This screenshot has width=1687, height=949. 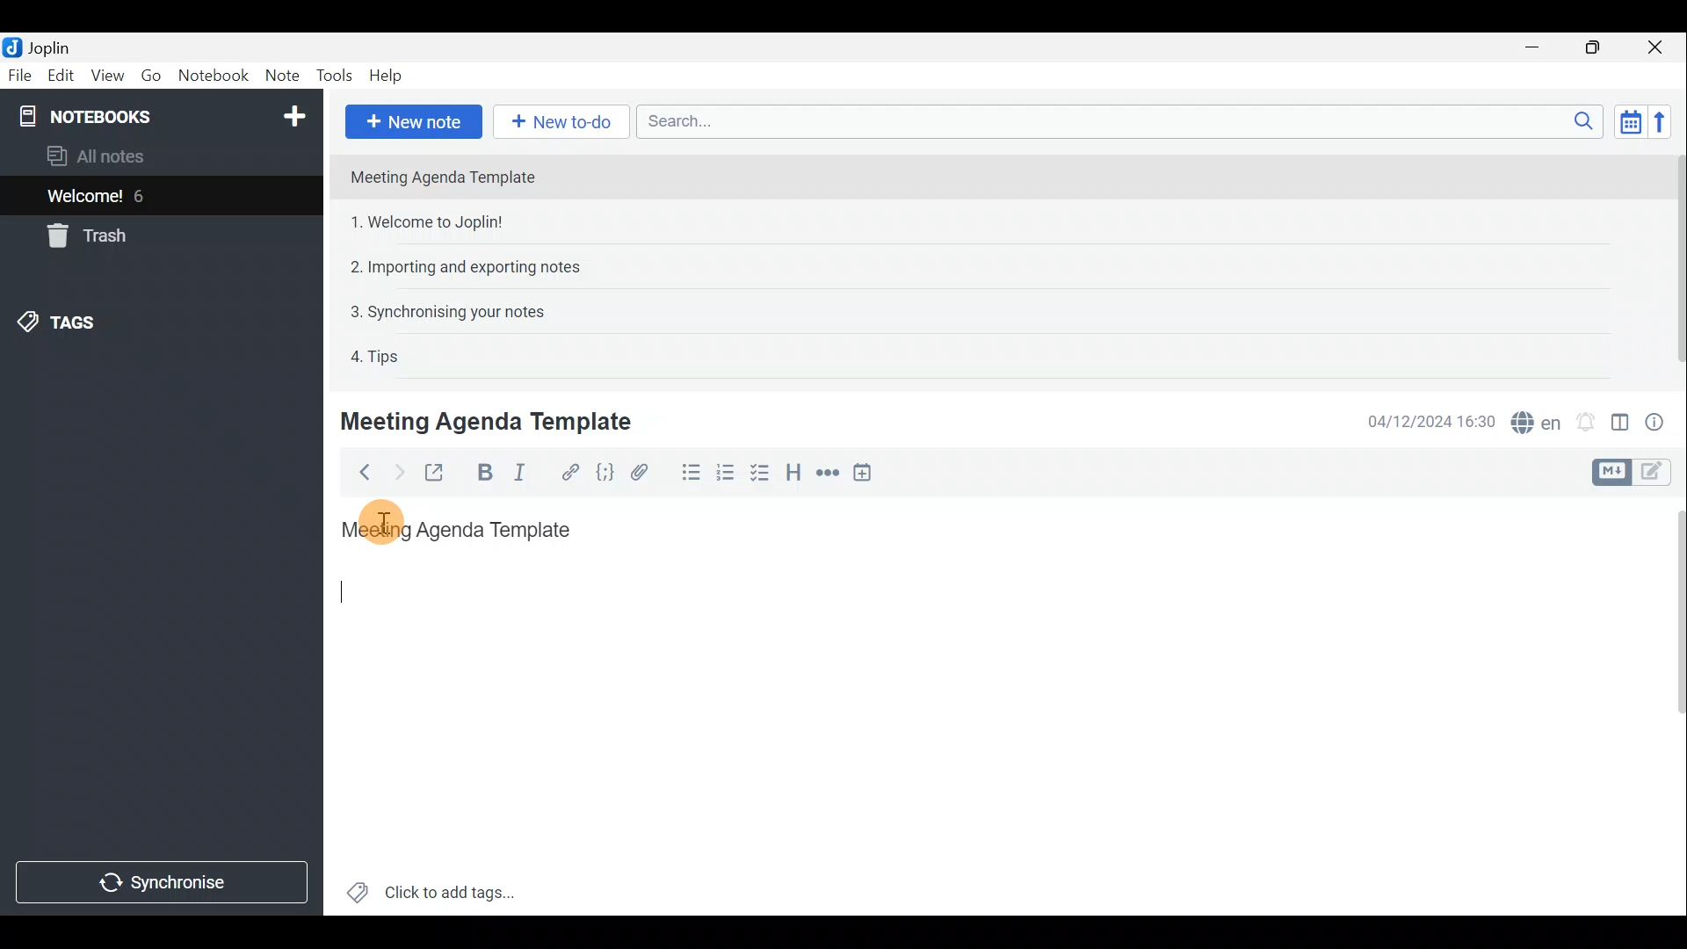 What do you see at coordinates (572, 472) in the screenshot?
I see `Hyperlink` at bounding box center [572, 472].